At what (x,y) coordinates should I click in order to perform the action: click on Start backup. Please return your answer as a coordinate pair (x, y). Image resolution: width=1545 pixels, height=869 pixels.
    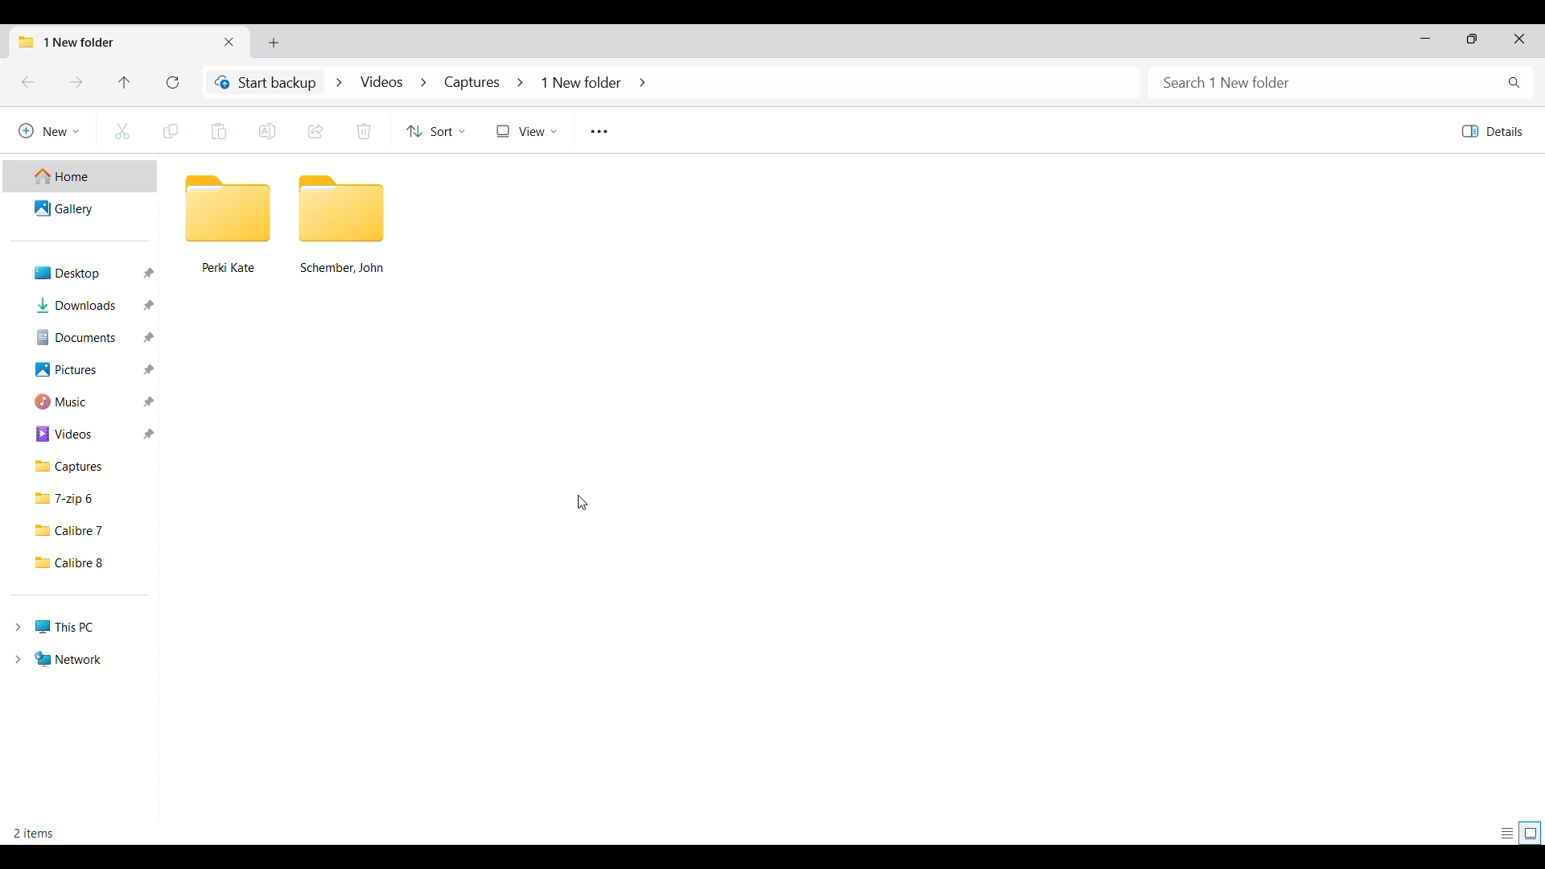
    Looking at the image, I should click on (264, 82).